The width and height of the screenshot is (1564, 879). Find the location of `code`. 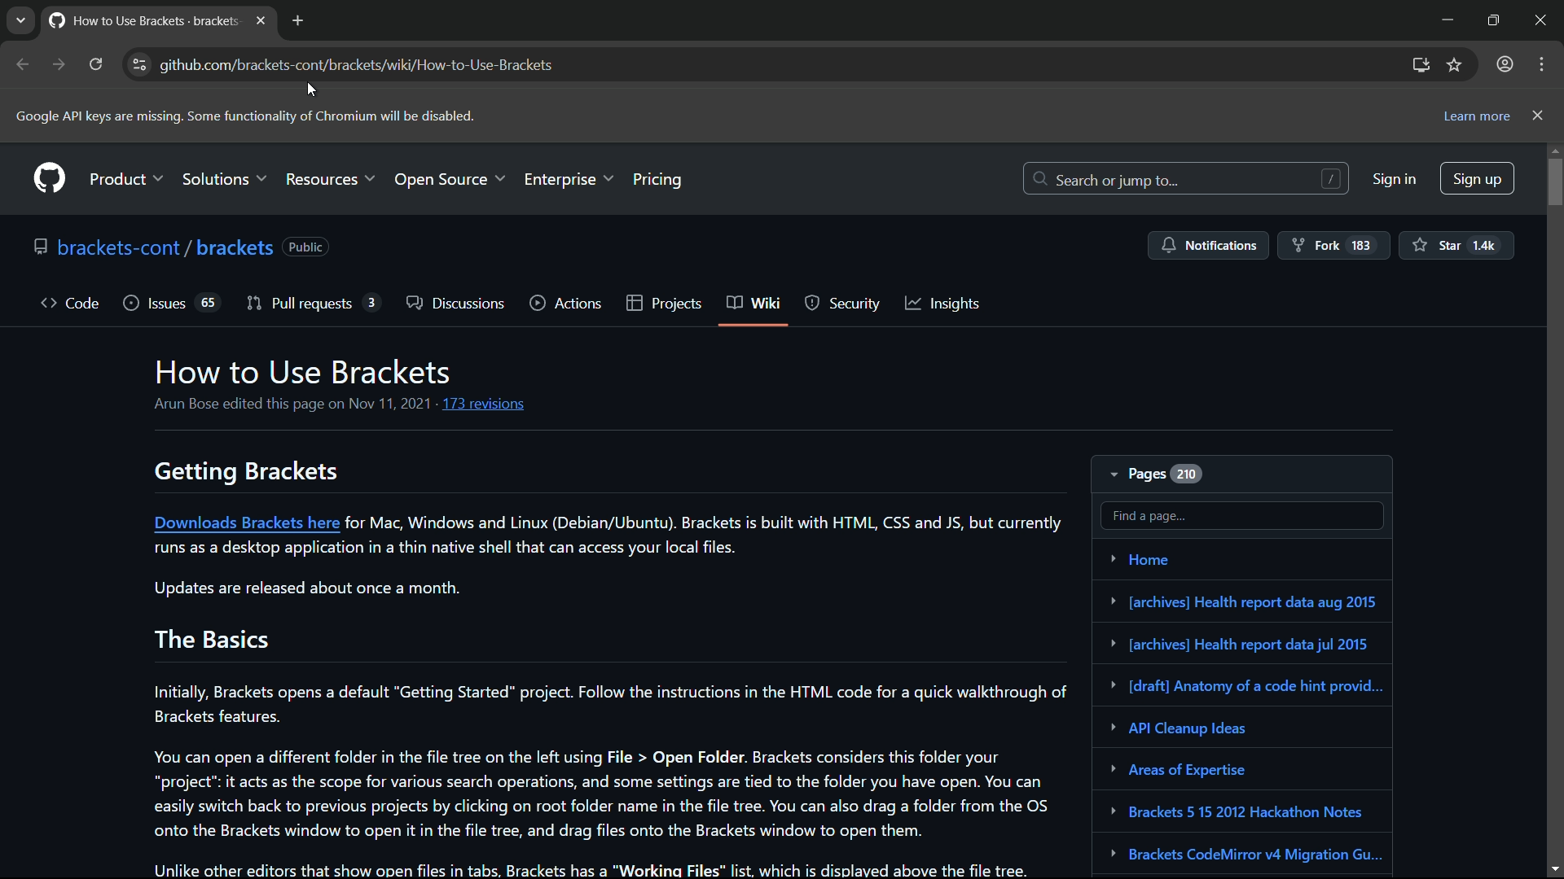

code is located at coordinates (66, 303).